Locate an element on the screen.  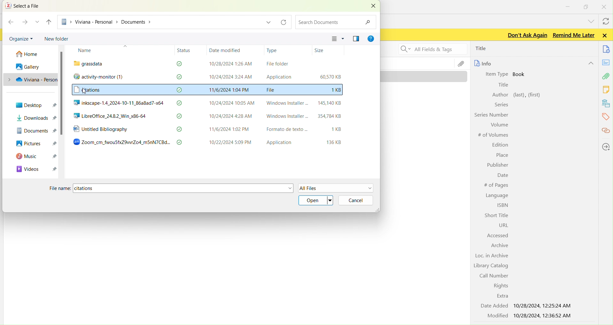
Application is located at coordinates (278, 76).